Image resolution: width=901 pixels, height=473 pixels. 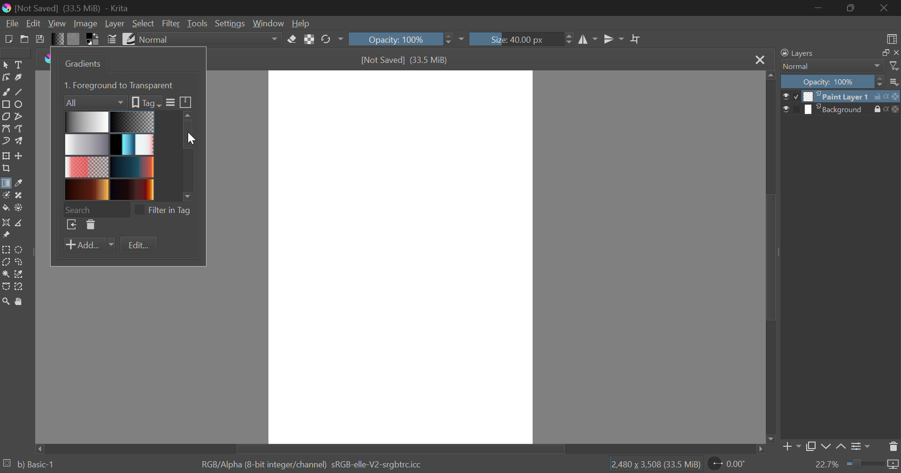 I want to click on unlock, so click(x=879, y=96).